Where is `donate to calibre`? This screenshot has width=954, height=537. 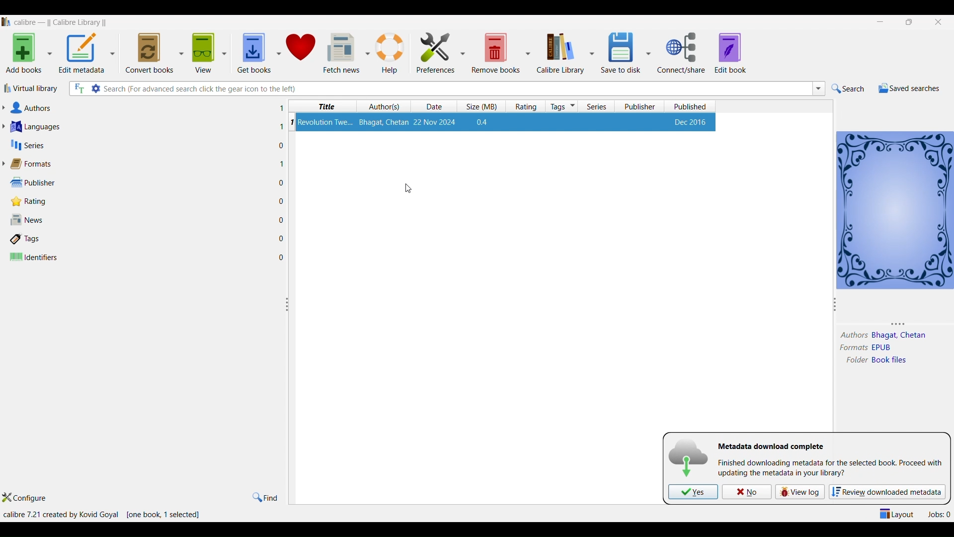 donate to calibre is located at coordinates (303, 50).